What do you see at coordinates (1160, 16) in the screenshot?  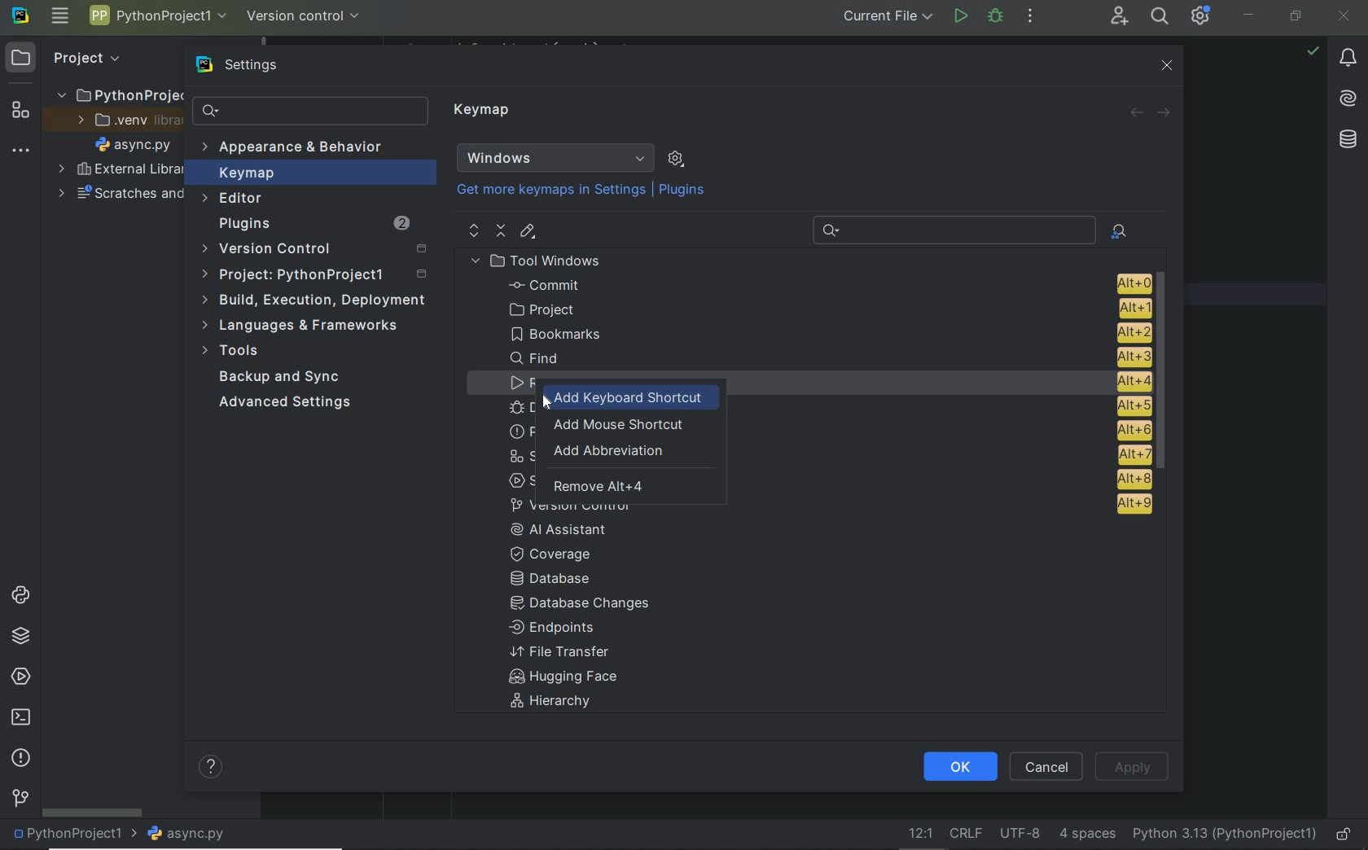 I see `search everywhere` at bounding box center [1160, 16].